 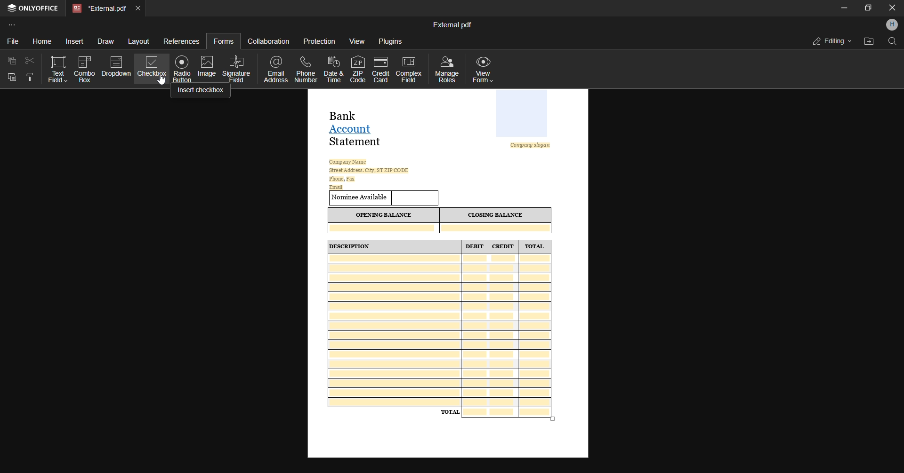 I want to click on view form, so click(x=487, y=69).